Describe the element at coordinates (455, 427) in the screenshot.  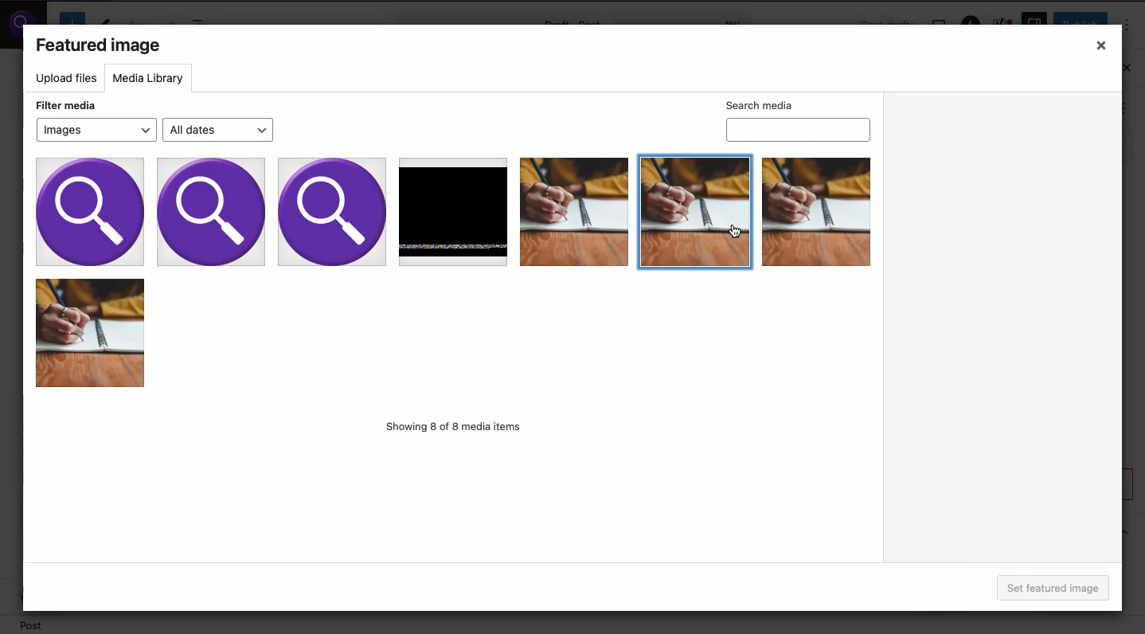
I see `Showing 8 of 8 media items ` at that location.